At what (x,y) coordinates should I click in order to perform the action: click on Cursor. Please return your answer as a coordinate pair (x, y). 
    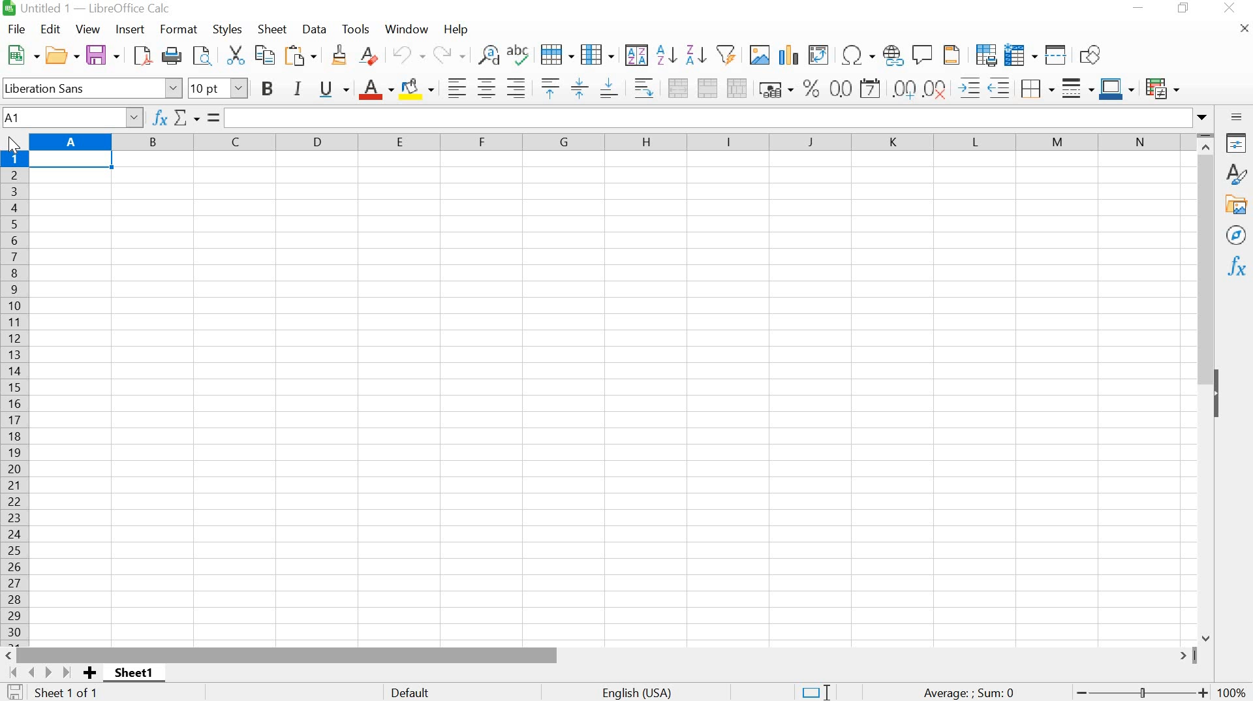
    Looking at the image, I should click on (11, 142).